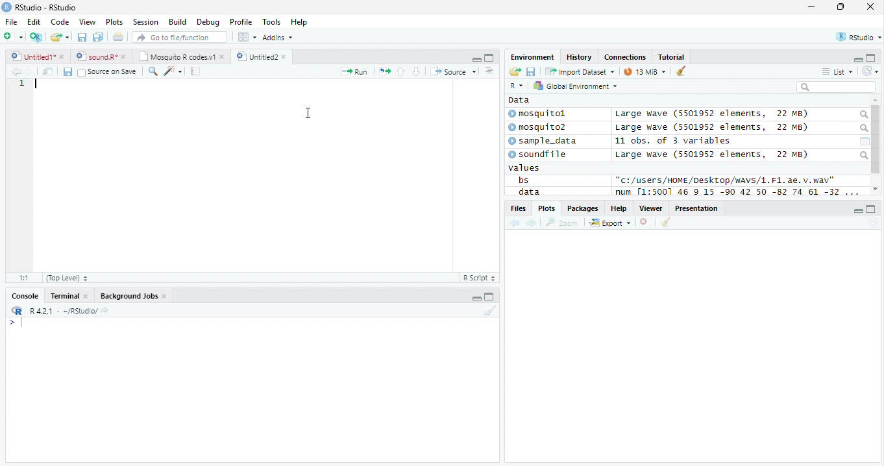 The width and height of the screenshot is (884, 466). Describe the element at coordinates (489, 311) in the screenshot. I see `clear workspace` at that location.